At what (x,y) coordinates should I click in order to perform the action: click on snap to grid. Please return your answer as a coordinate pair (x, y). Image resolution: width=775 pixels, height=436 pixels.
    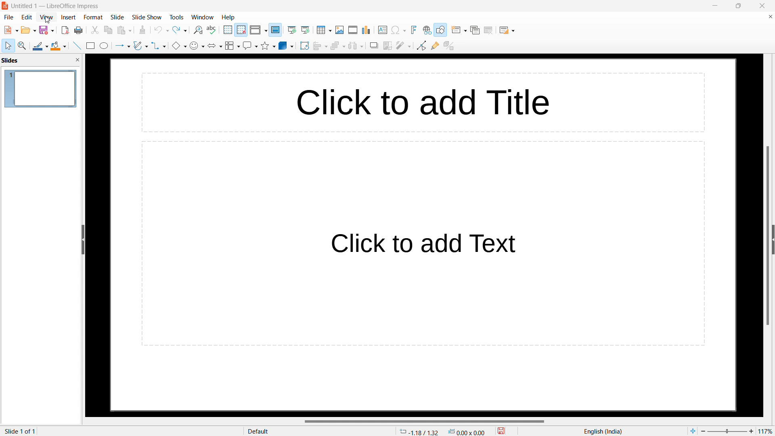
    Looking at the image, I should click on (241, 30).